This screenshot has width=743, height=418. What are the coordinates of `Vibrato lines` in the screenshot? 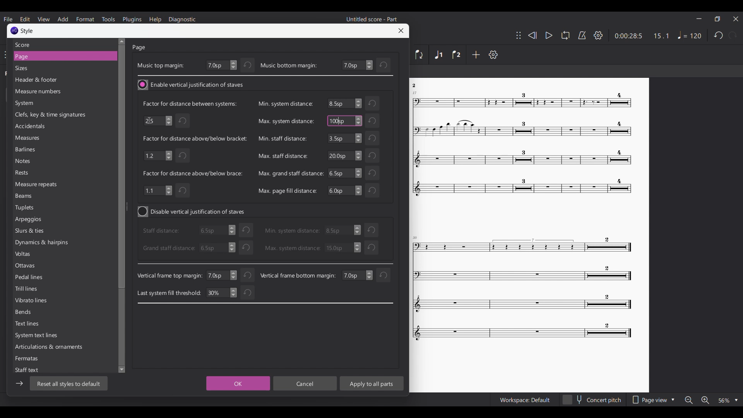 It's located at (42, 302).